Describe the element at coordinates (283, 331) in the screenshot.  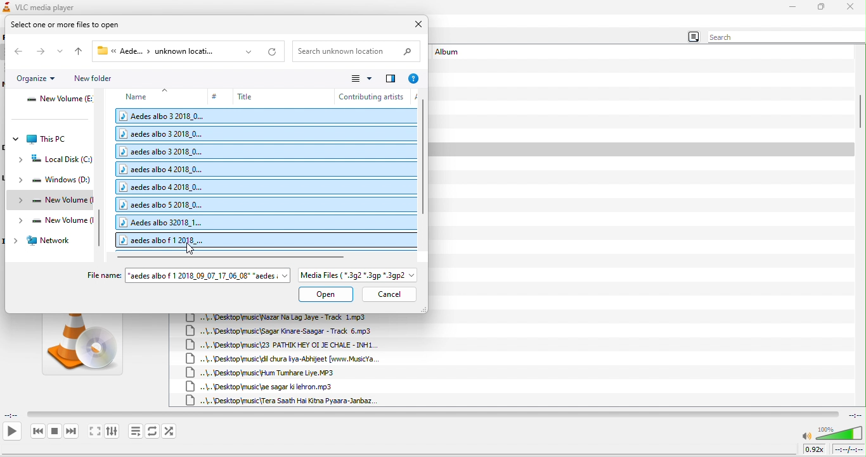
I see `..\..\Desktop\music\Sagar Kinare-Saagar - Track 6,mp3` at that location.